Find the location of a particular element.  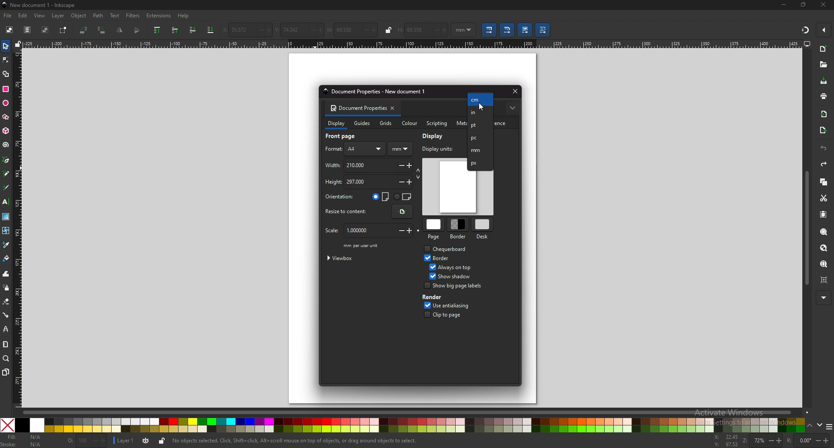

raise selection to top is located at coordinates (157, 30).